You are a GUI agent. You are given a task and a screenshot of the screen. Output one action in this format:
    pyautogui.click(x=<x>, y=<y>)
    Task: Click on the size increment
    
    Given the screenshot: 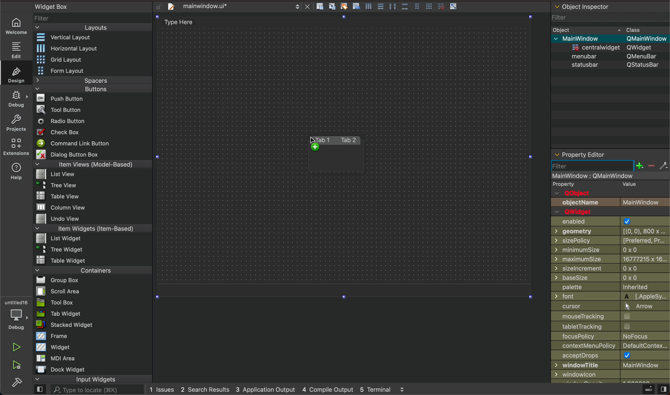 What is the action you would take?
    pyautogui.click(x=610, y=269)
    